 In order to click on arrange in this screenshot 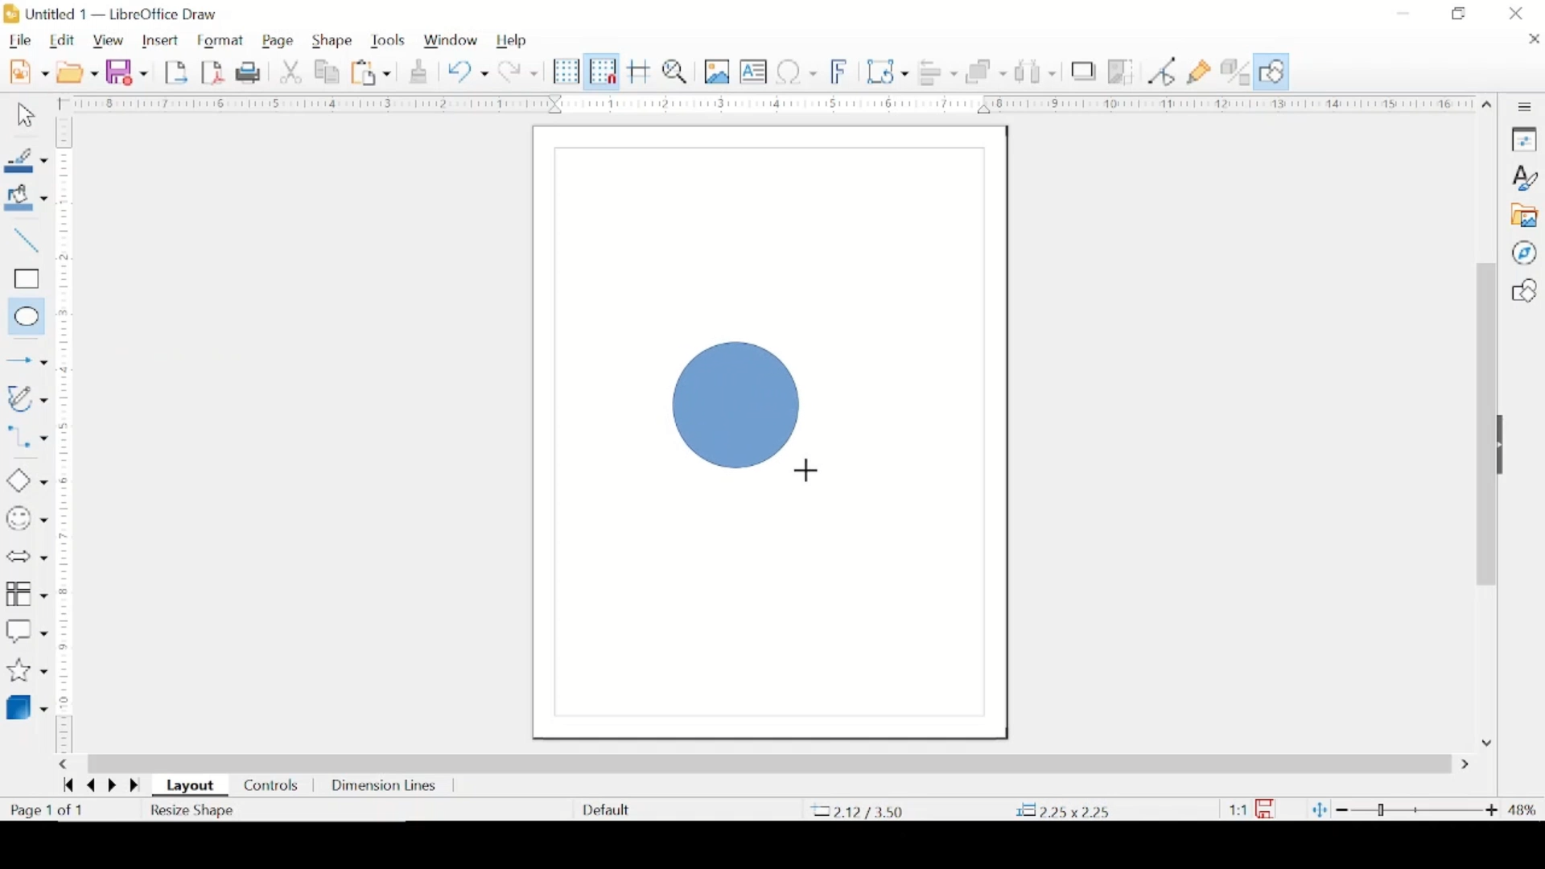, I will do `click(985, 72)`.